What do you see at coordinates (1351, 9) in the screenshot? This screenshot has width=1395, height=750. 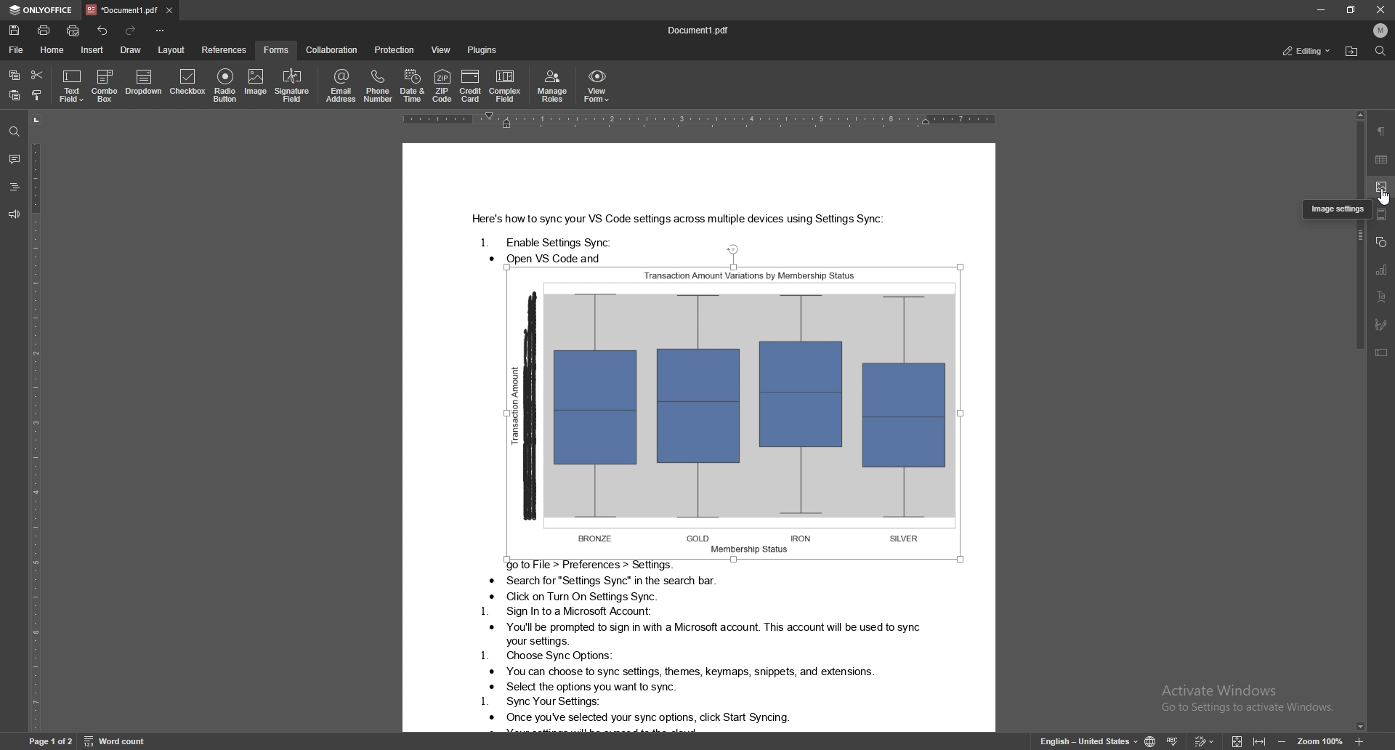 I see `resize` at bounding box center [1351, 9].